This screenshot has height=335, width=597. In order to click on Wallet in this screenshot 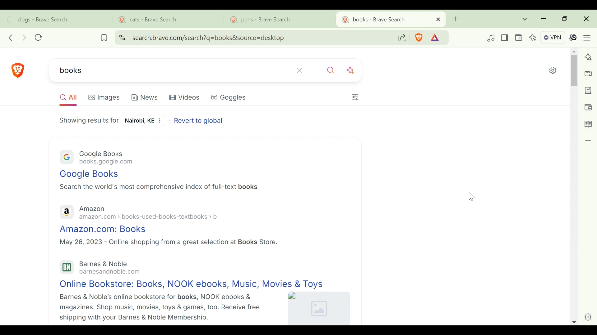, I will do `click(519, 37)`.